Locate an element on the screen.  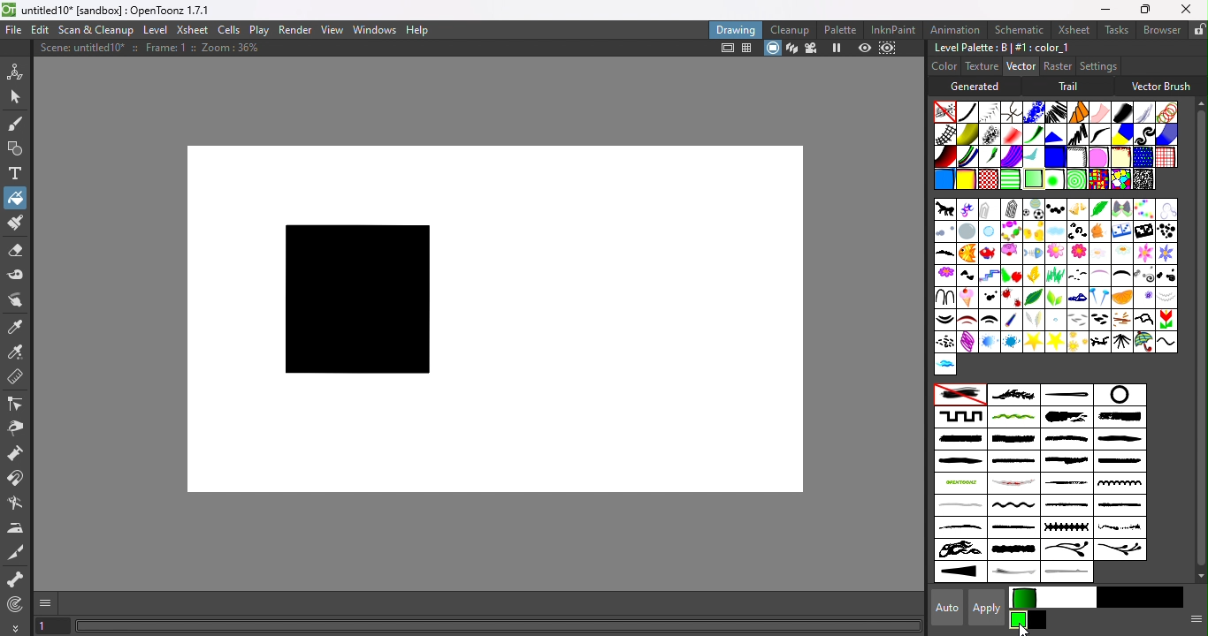
Bell is located at coordinates (1076, 209).